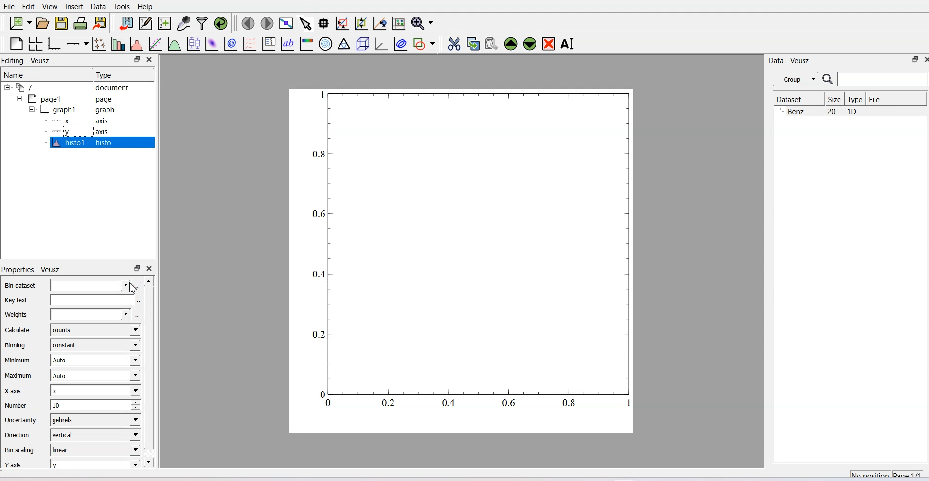 This screenshot has height=481, width=929. Describe the element at coordinates (916, 59) in the screenshot. I see `Maximize` at that location.